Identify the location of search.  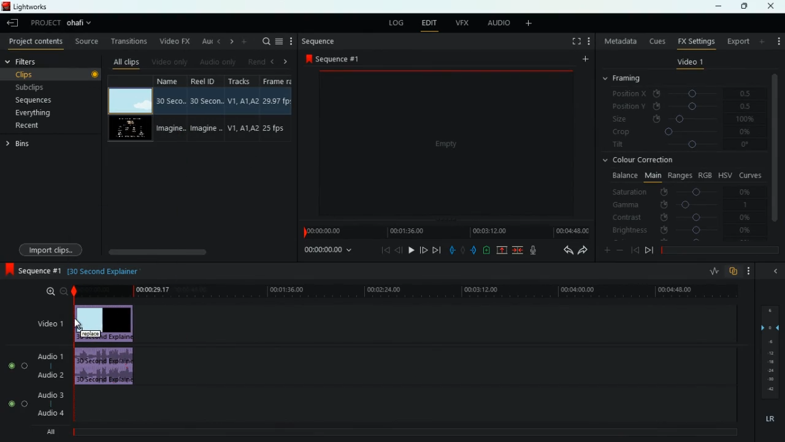
(263, 41).